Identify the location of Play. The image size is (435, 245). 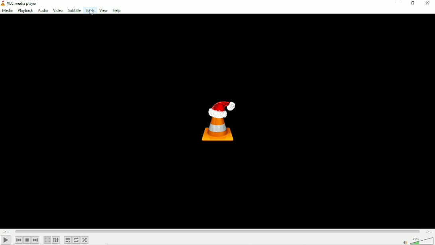
(6, 240).